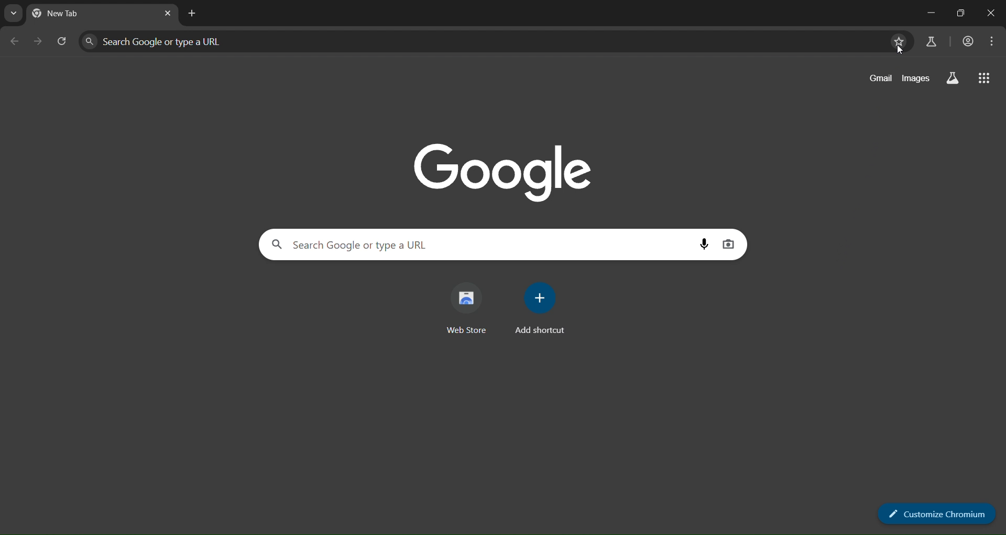 The width and height of the screenshot is (1006, 535). Describe the element at coordinates (539, 309) in the screenshot. I see `add shortcut` at that location.